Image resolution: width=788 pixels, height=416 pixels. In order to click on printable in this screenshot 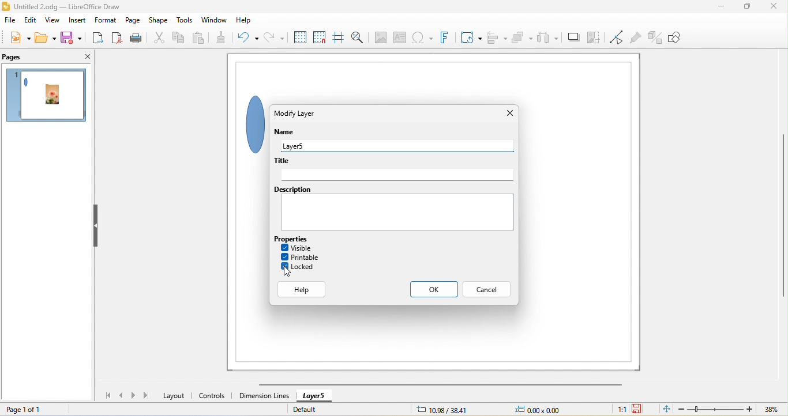, I will do `click(301, 257)`.